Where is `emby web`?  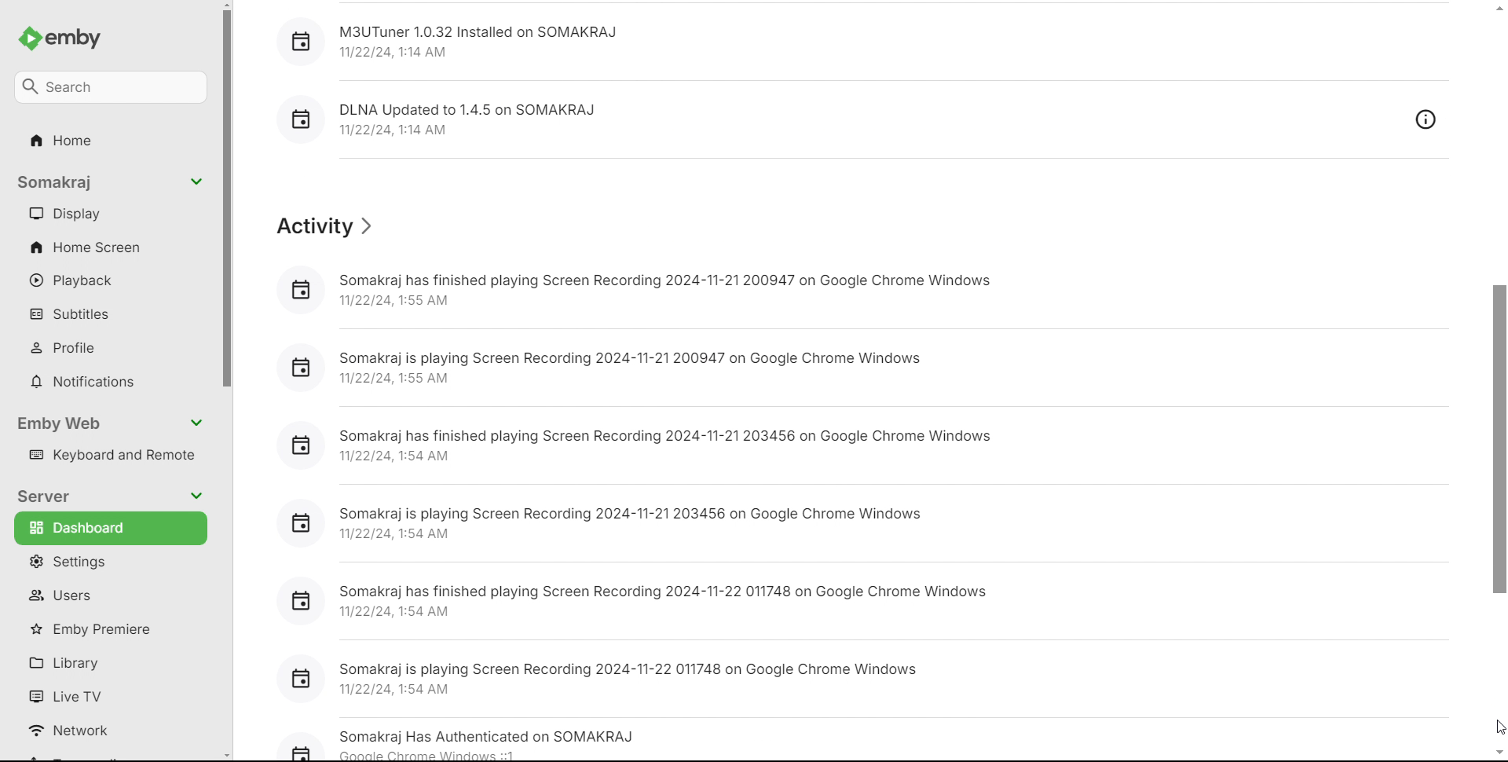
emby web is located at coordinates (112, 423).